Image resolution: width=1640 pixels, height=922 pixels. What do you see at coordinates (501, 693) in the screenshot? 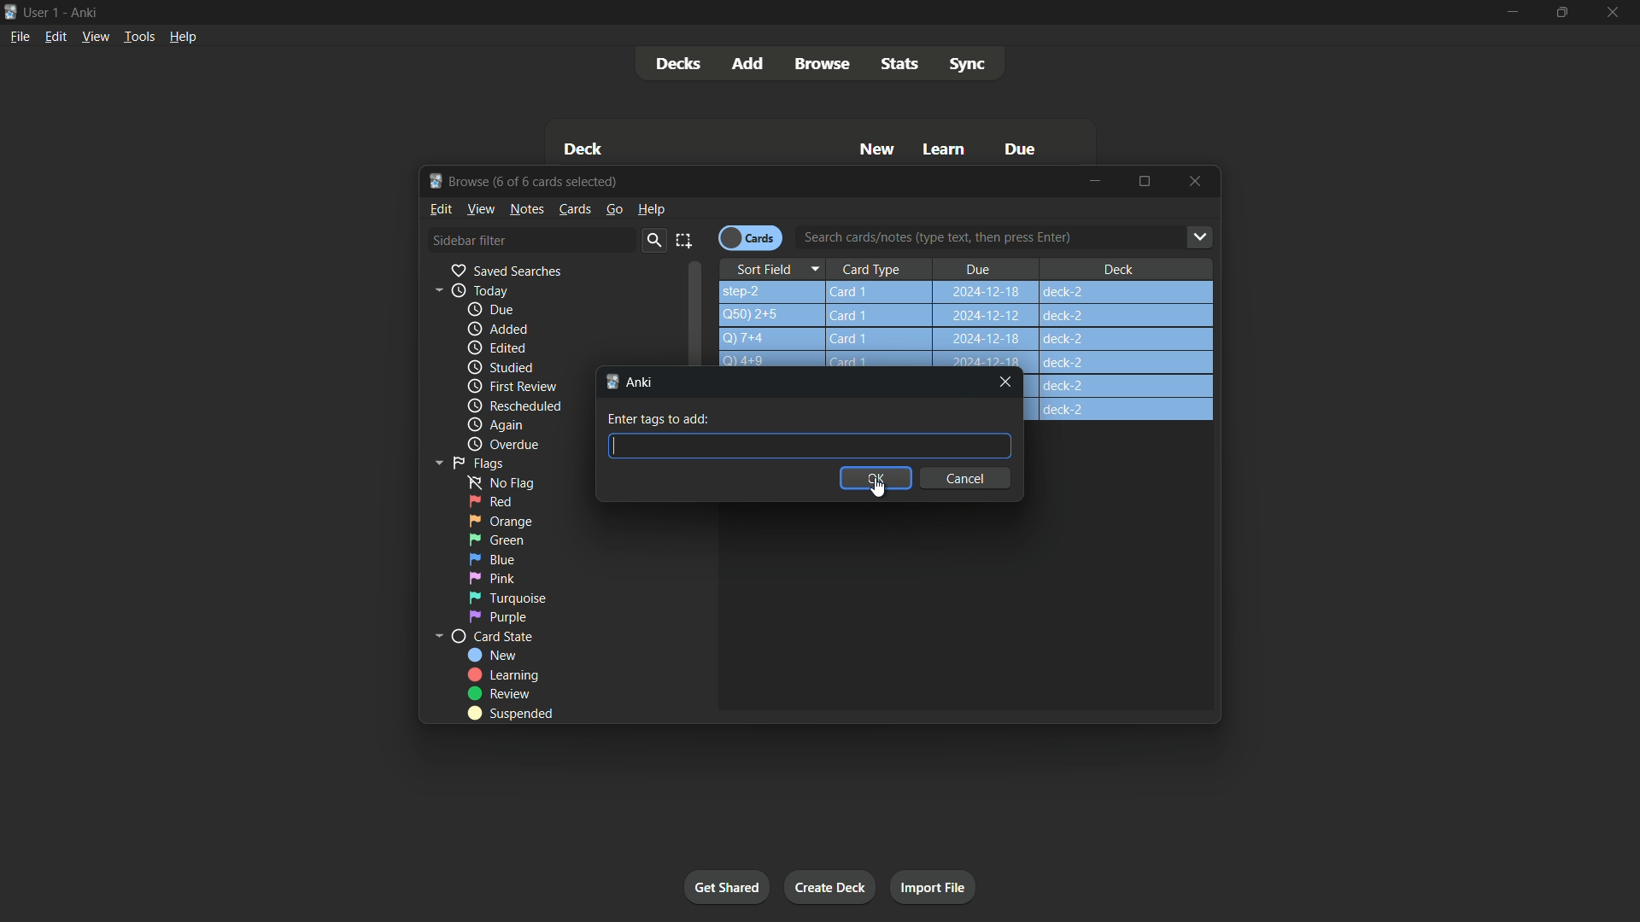
I see `Review` at bounding box center [501, 693].